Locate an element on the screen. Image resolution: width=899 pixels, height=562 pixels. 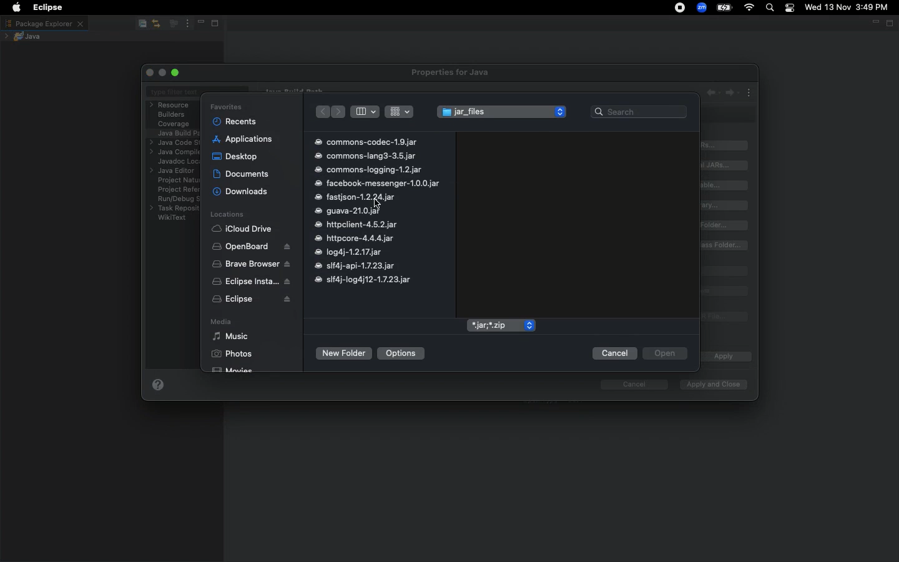
WikiText is located at coordinates (172, 217).